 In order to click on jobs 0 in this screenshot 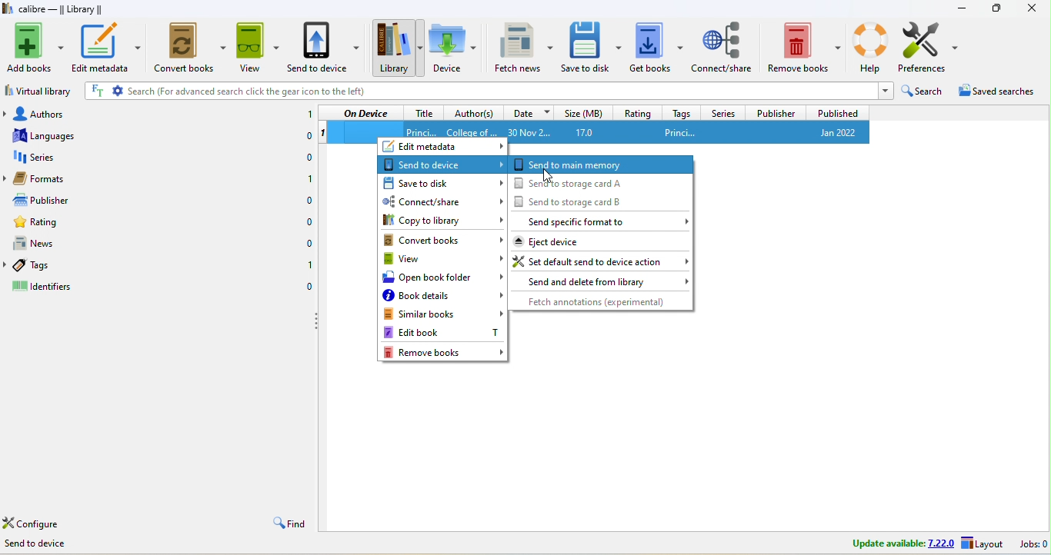, I will do `click(1031, 544)`.